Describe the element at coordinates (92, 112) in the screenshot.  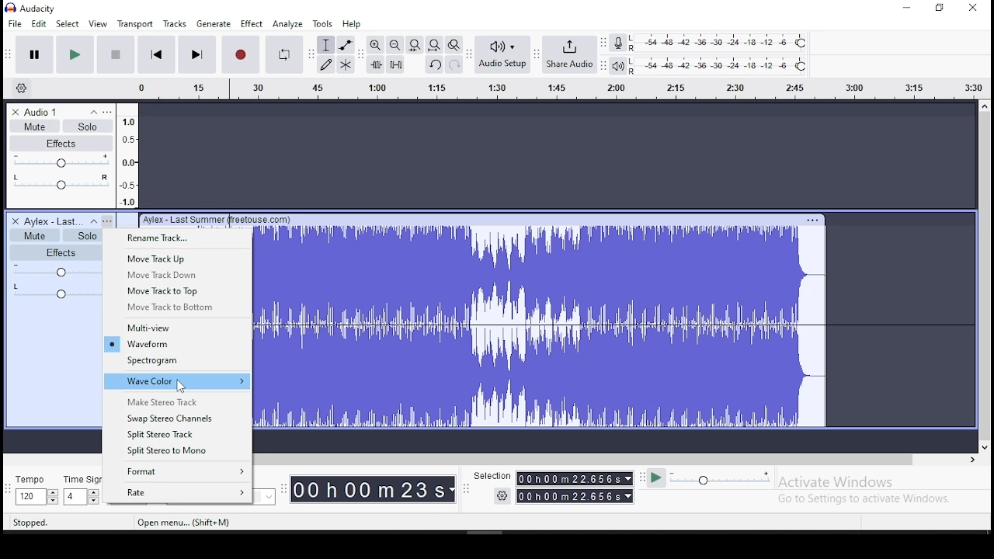
I see `collapse` at that location.